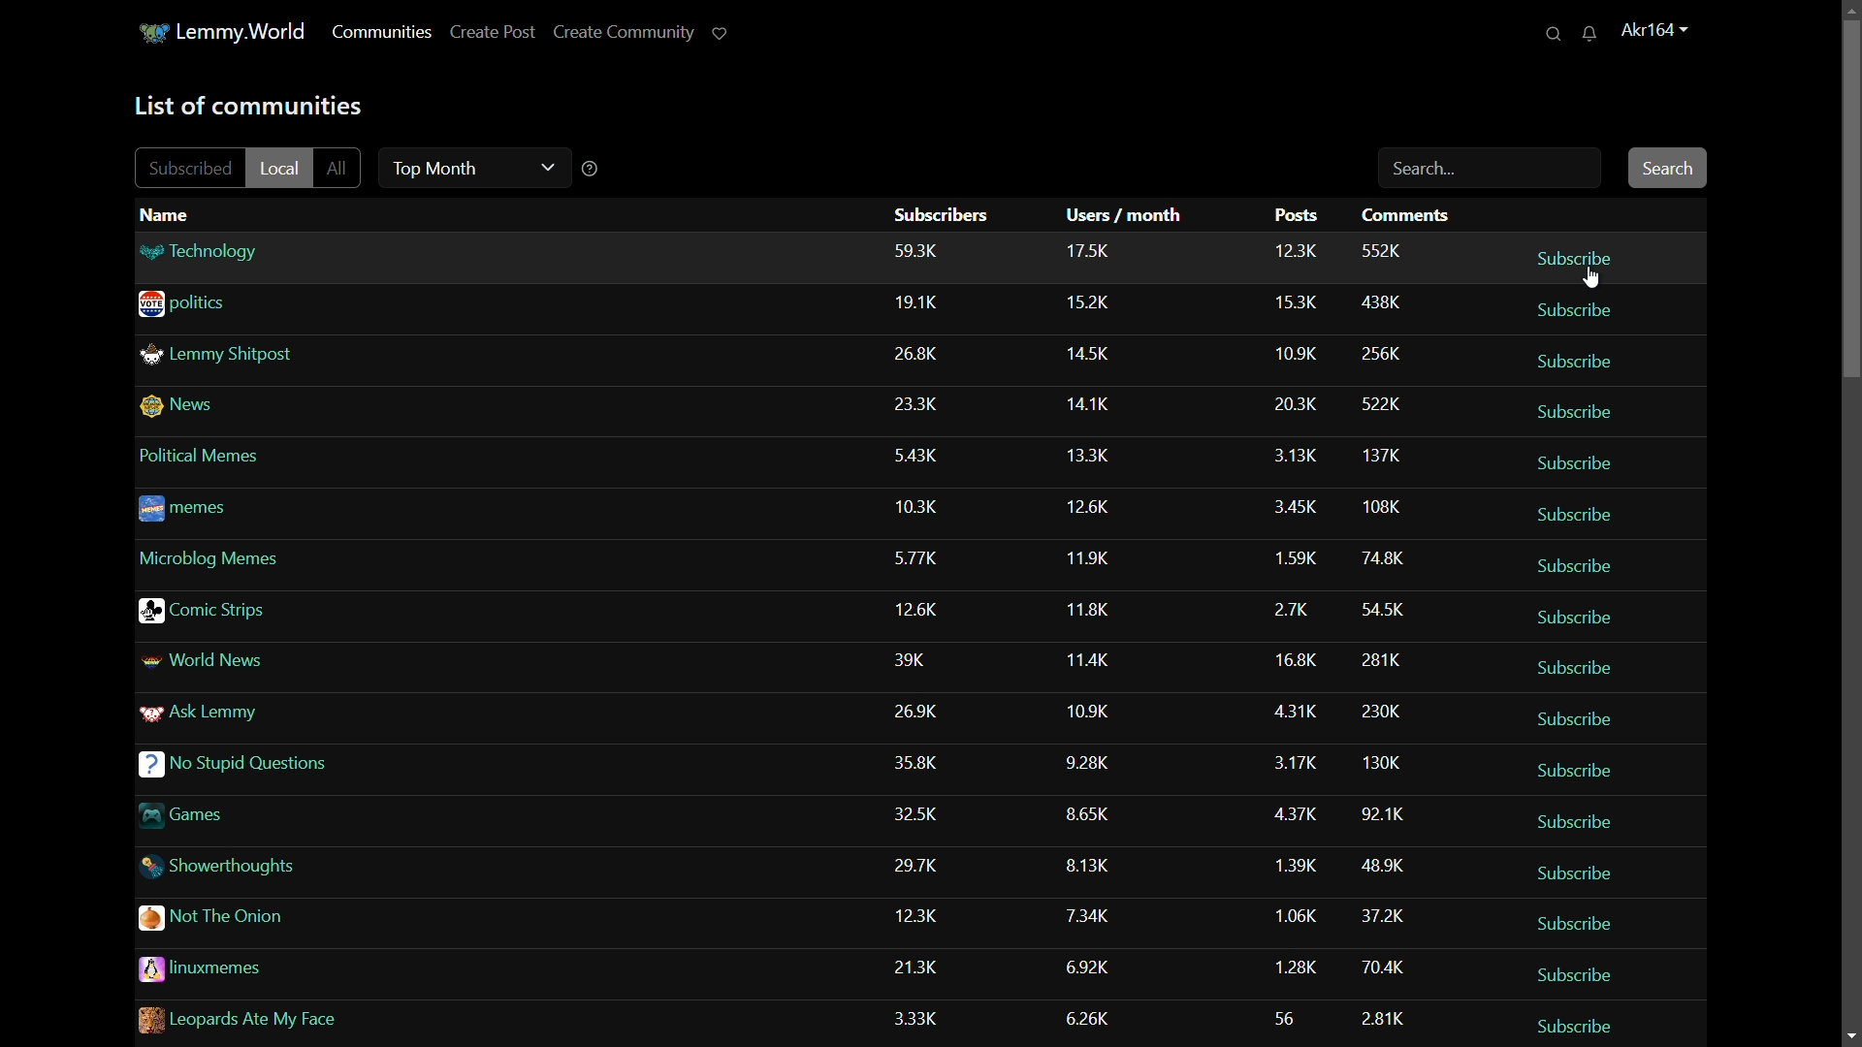  What do you see at coordinates (192, 168) in the screenshot?
I see `subscribed` at bounding box center [192, 168].